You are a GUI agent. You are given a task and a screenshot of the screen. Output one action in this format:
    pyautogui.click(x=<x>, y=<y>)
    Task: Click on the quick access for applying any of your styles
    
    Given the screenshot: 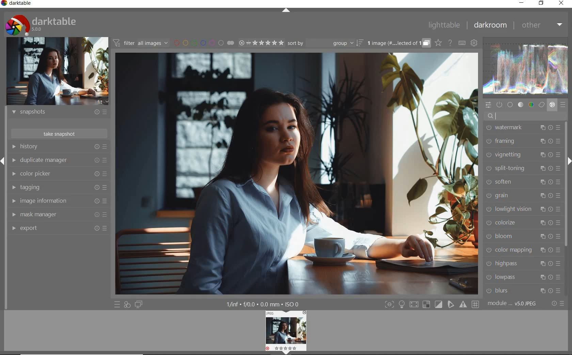 What is the action you would take?
    pyautogui.click(x=127, y=305)
    